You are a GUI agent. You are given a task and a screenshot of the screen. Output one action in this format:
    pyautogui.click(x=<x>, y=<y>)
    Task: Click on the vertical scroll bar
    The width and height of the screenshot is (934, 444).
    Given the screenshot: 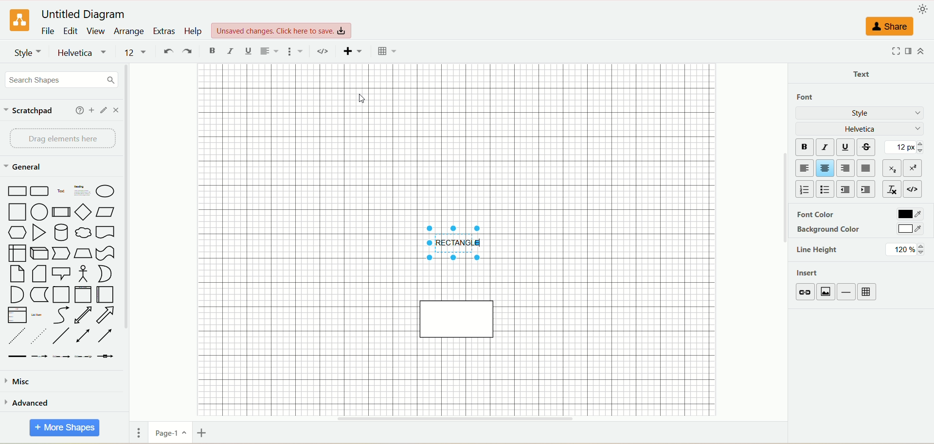 What is the action you would take?
    pyautogui.click(x=783, y=238)
    